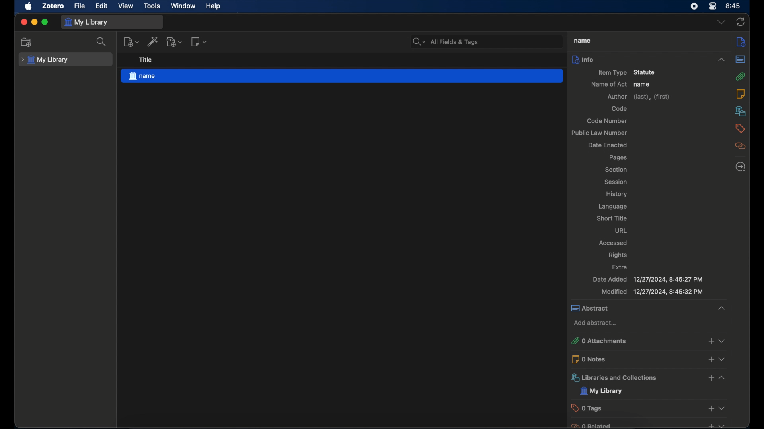  I want to click on dropdown, so click(722, 341).